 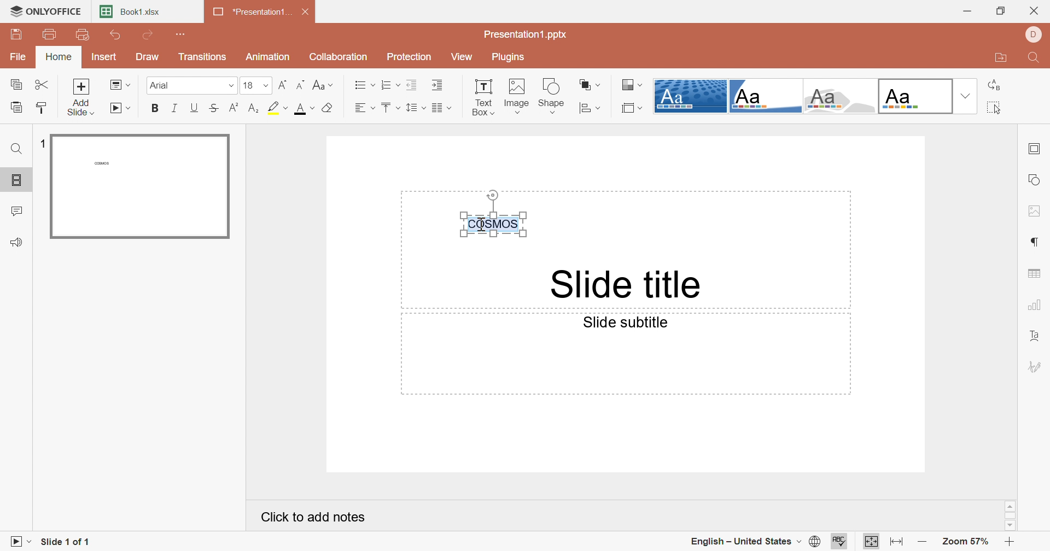 I want to click on *Presentation1..., so click(x=250, y=11).